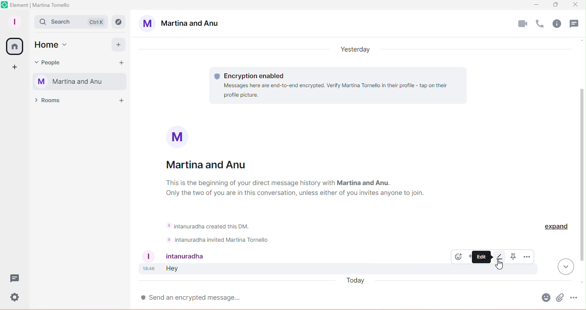  What do you see at coordinates (82, 82) in the screenshot?
I see `Martina Tornello` at bounding box center [82, 82].